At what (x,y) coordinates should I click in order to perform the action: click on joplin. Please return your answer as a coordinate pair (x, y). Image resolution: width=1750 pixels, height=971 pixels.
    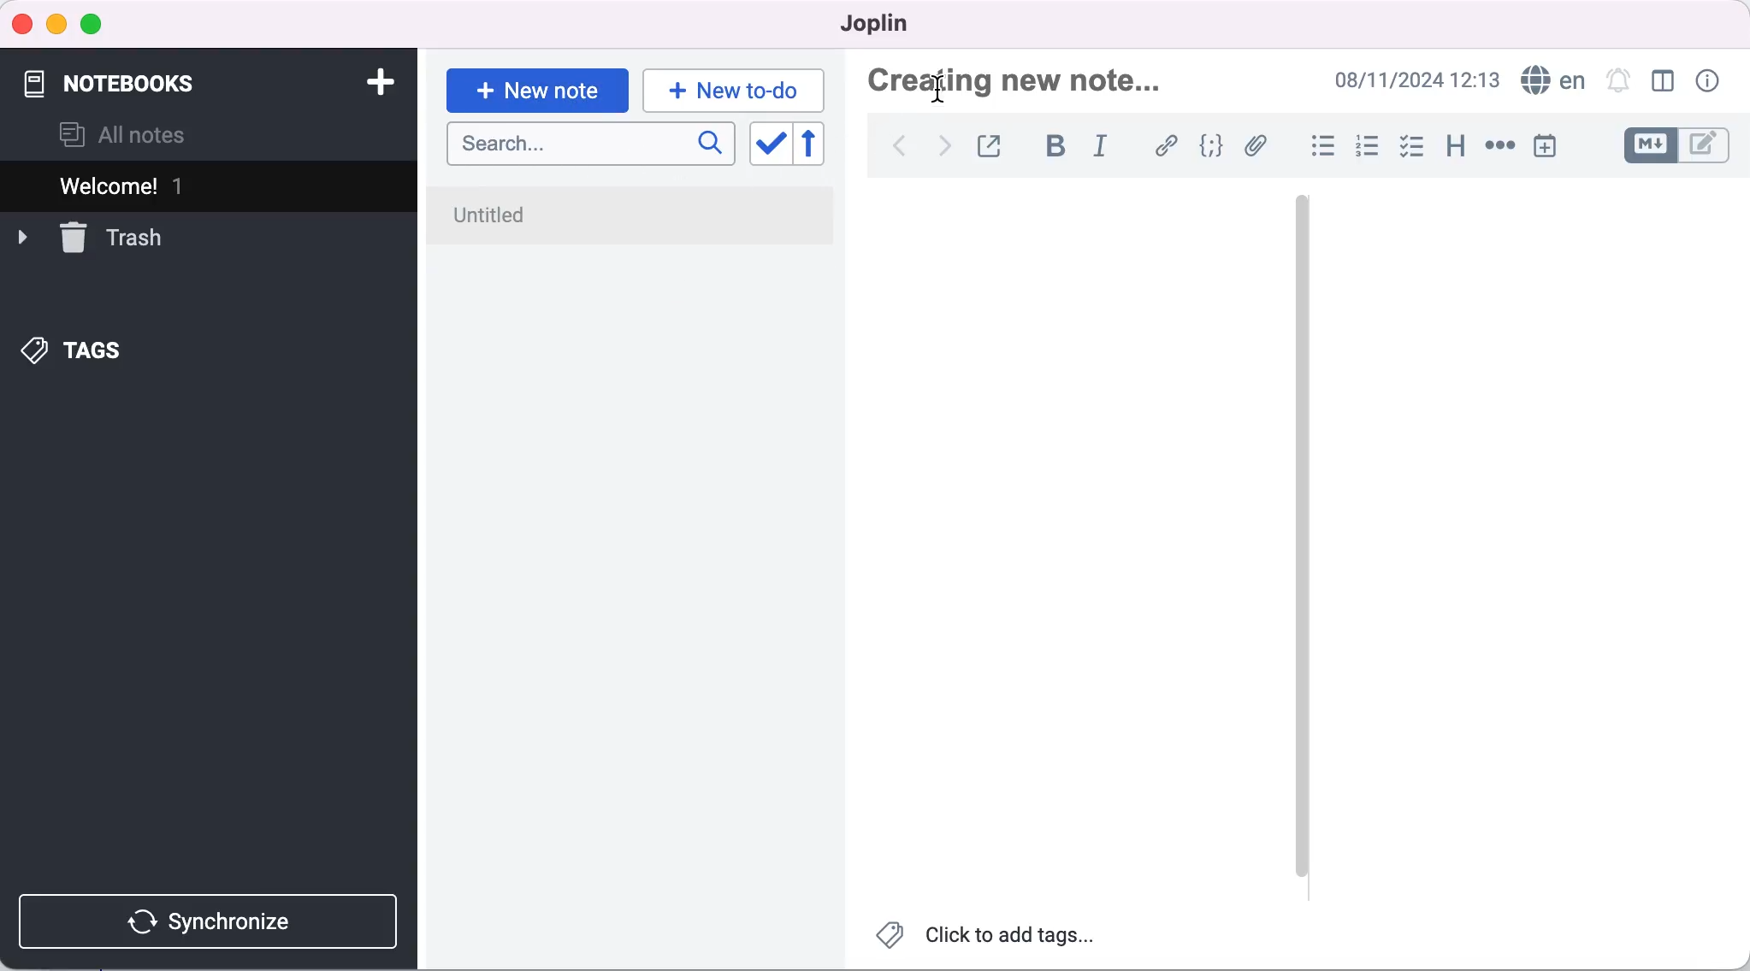
    Looking at the image, I should click on (886, 24).